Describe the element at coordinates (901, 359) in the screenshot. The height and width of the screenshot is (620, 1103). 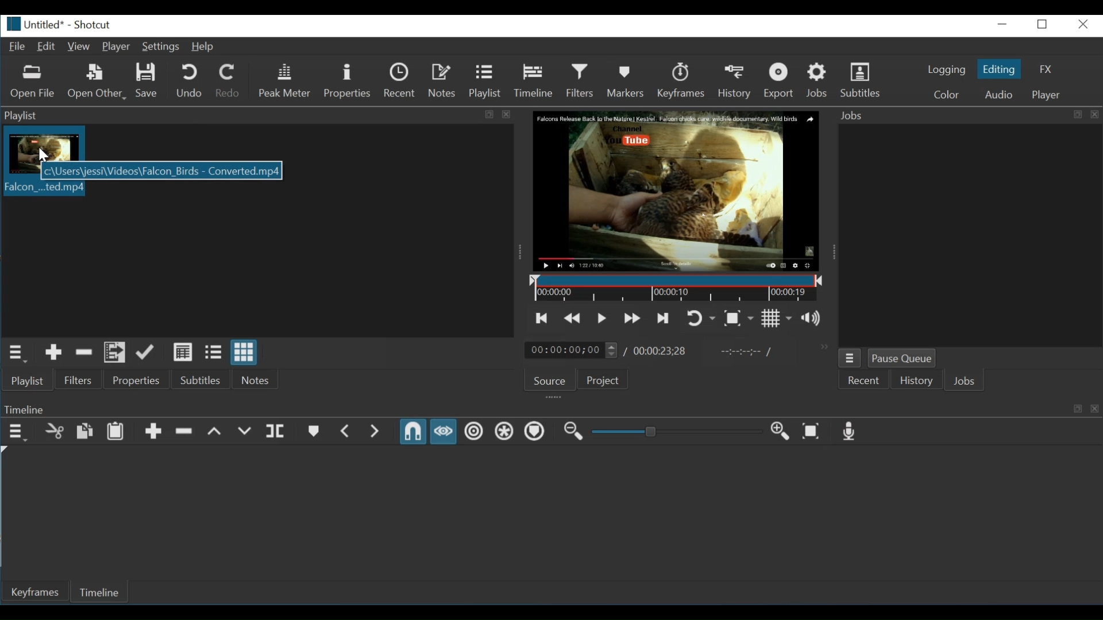
I see `Pause Queue` at that location.